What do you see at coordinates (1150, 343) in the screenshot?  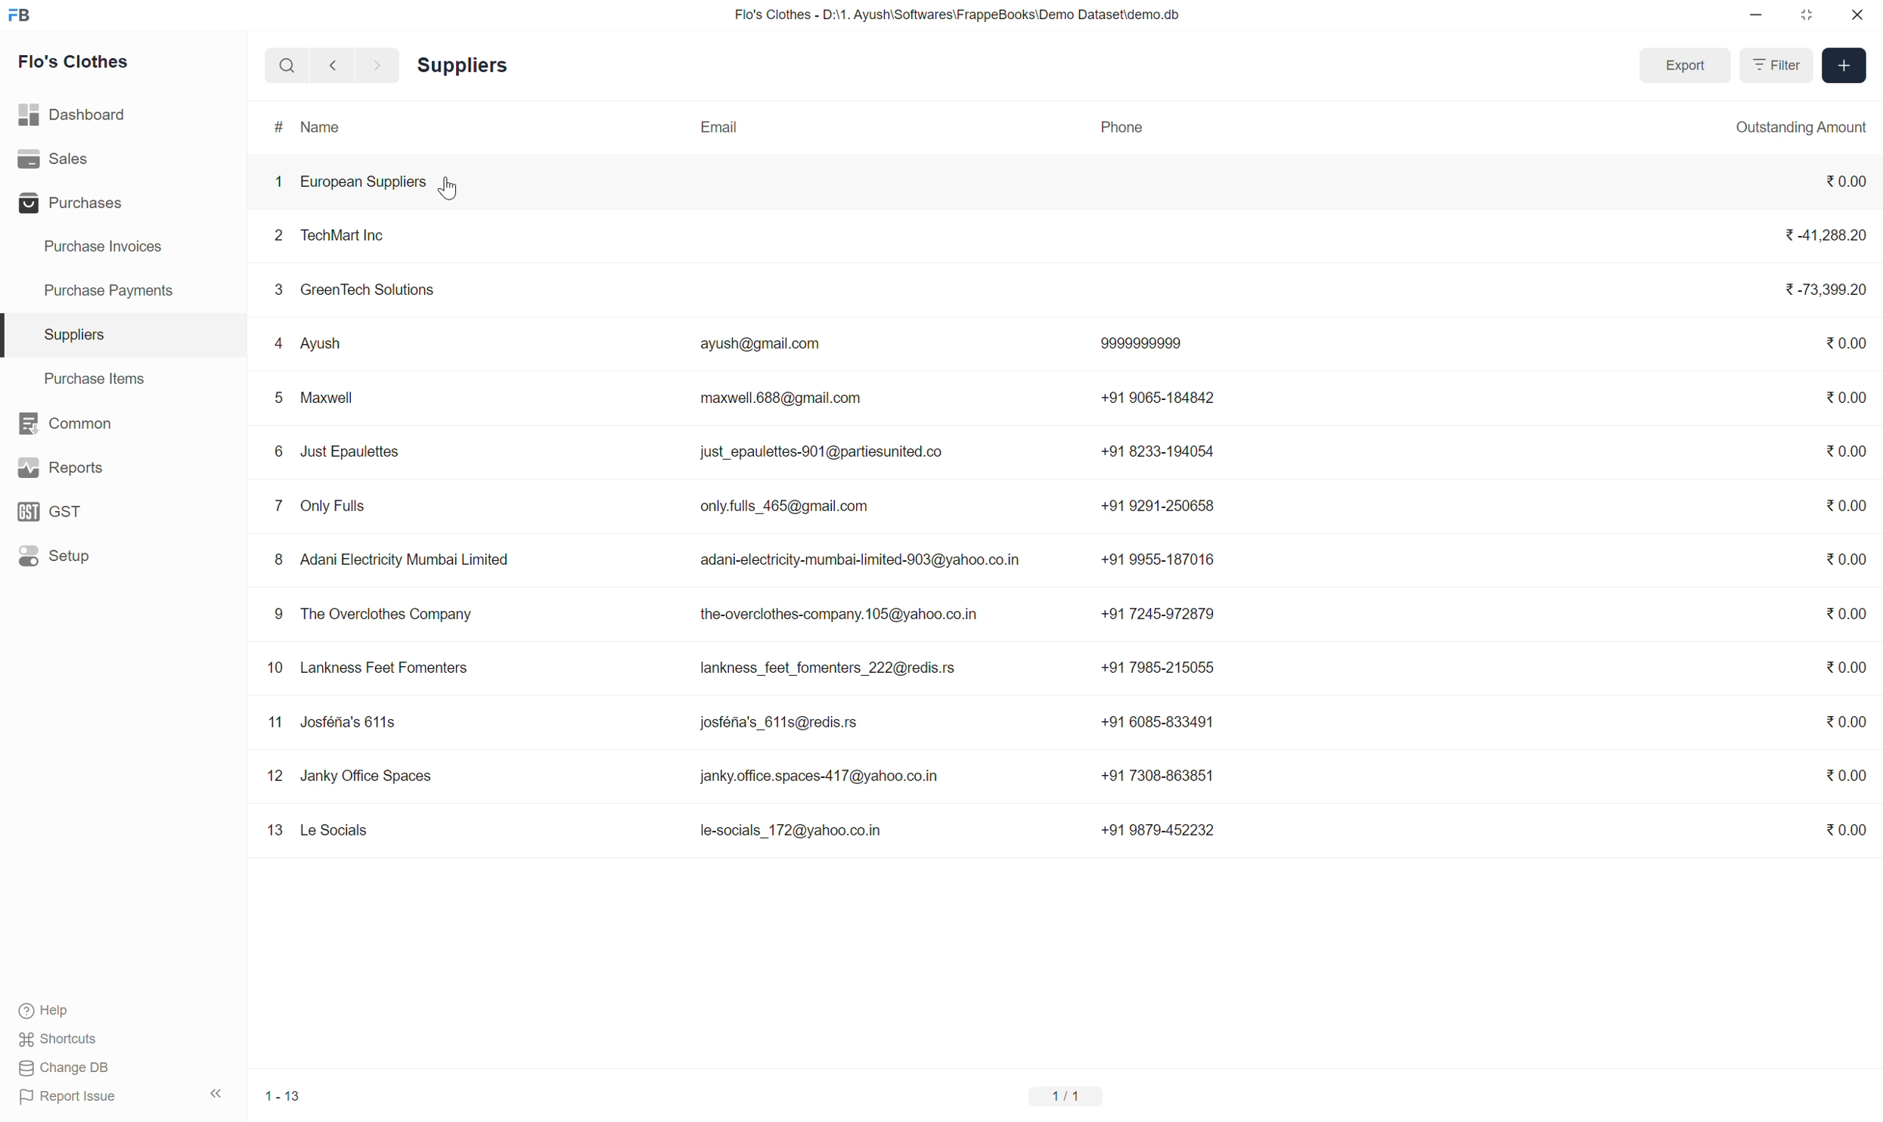 I see `9999999999` at bounding box center [1150, 343].